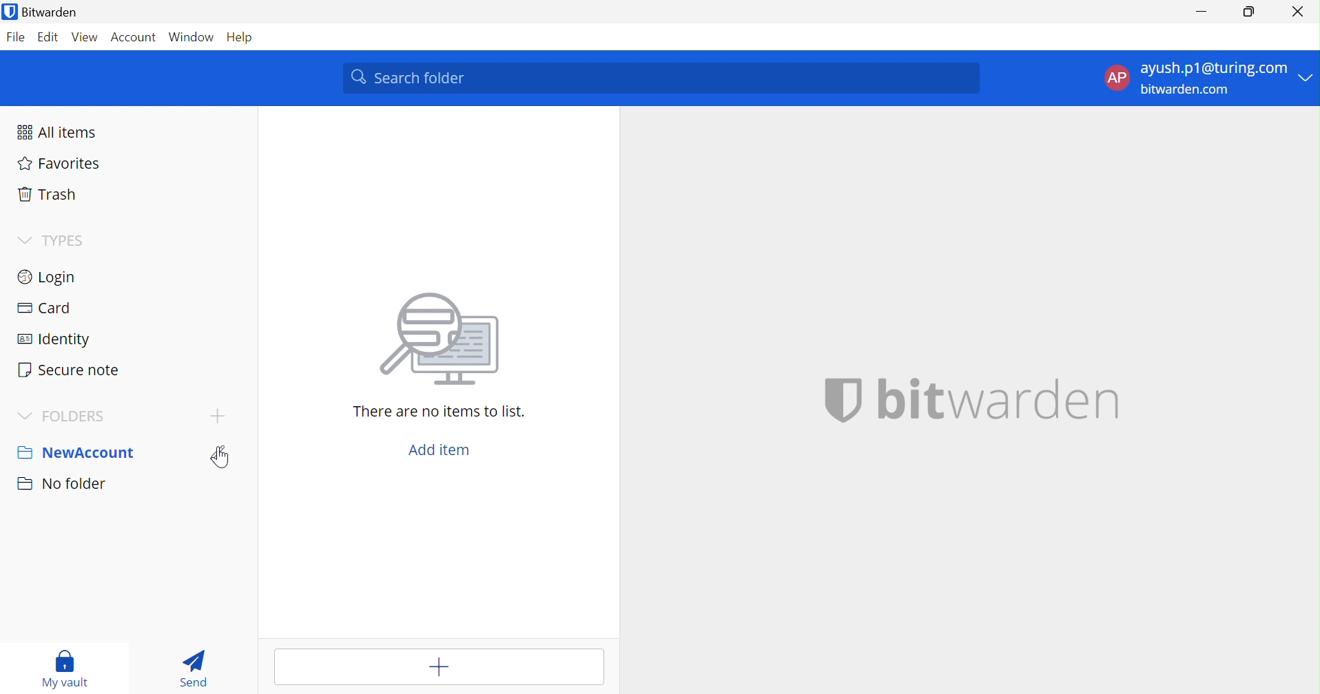 The width and height of the screenshot is (1320, 694). What do you see at coordinates (58, 132) in the screenshot?
I see `All items` at bounding box center [58, 132].